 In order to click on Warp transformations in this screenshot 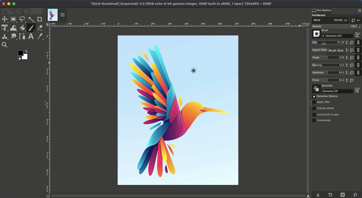, I will do `click(14, 28)`.